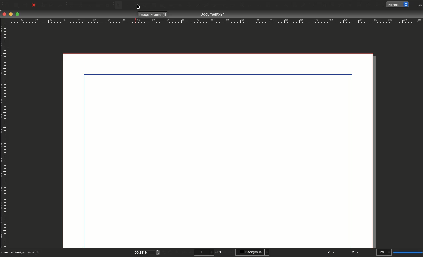 The image size is (423, 257). Describe the element at coordinates (127, 6) in the screenshot. I see `Text frame` at that location.